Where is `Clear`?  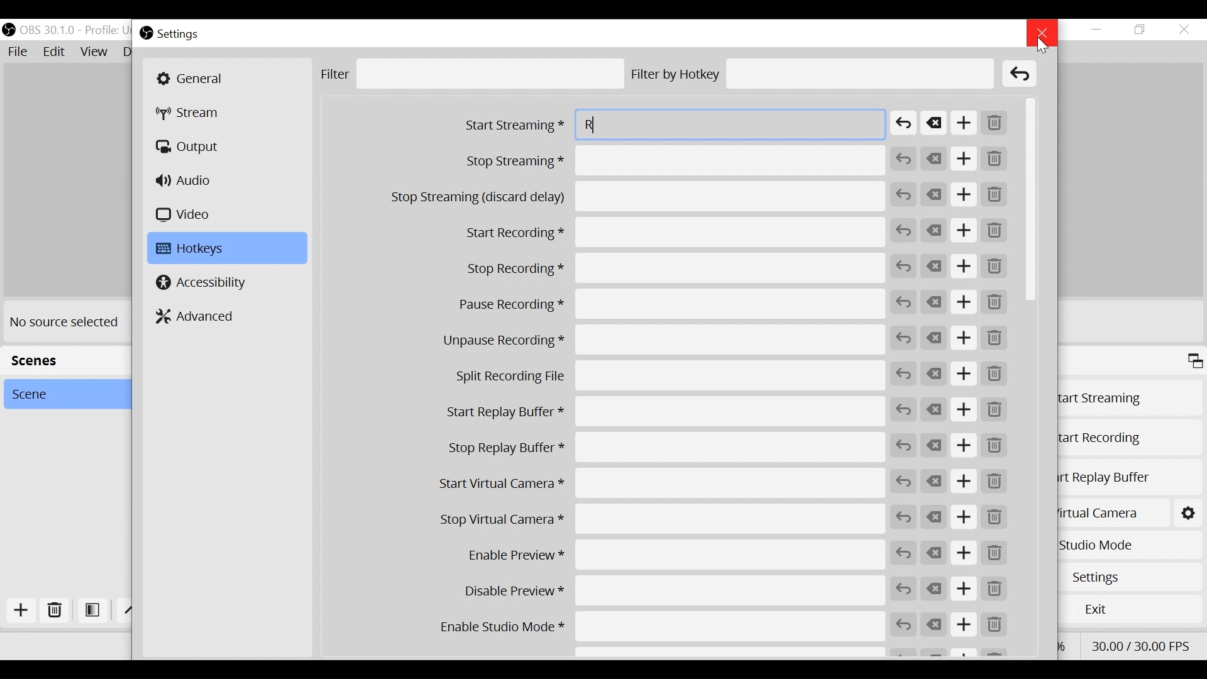 Clear is located at coordinates (934, 553).